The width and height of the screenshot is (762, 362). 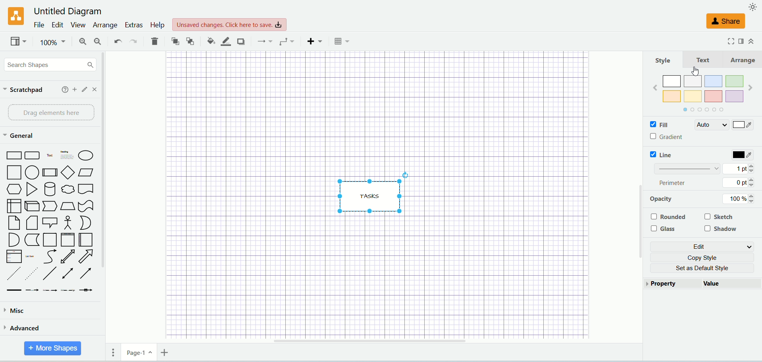 I want to click on collapse/expand, so click(x=751, y=41).